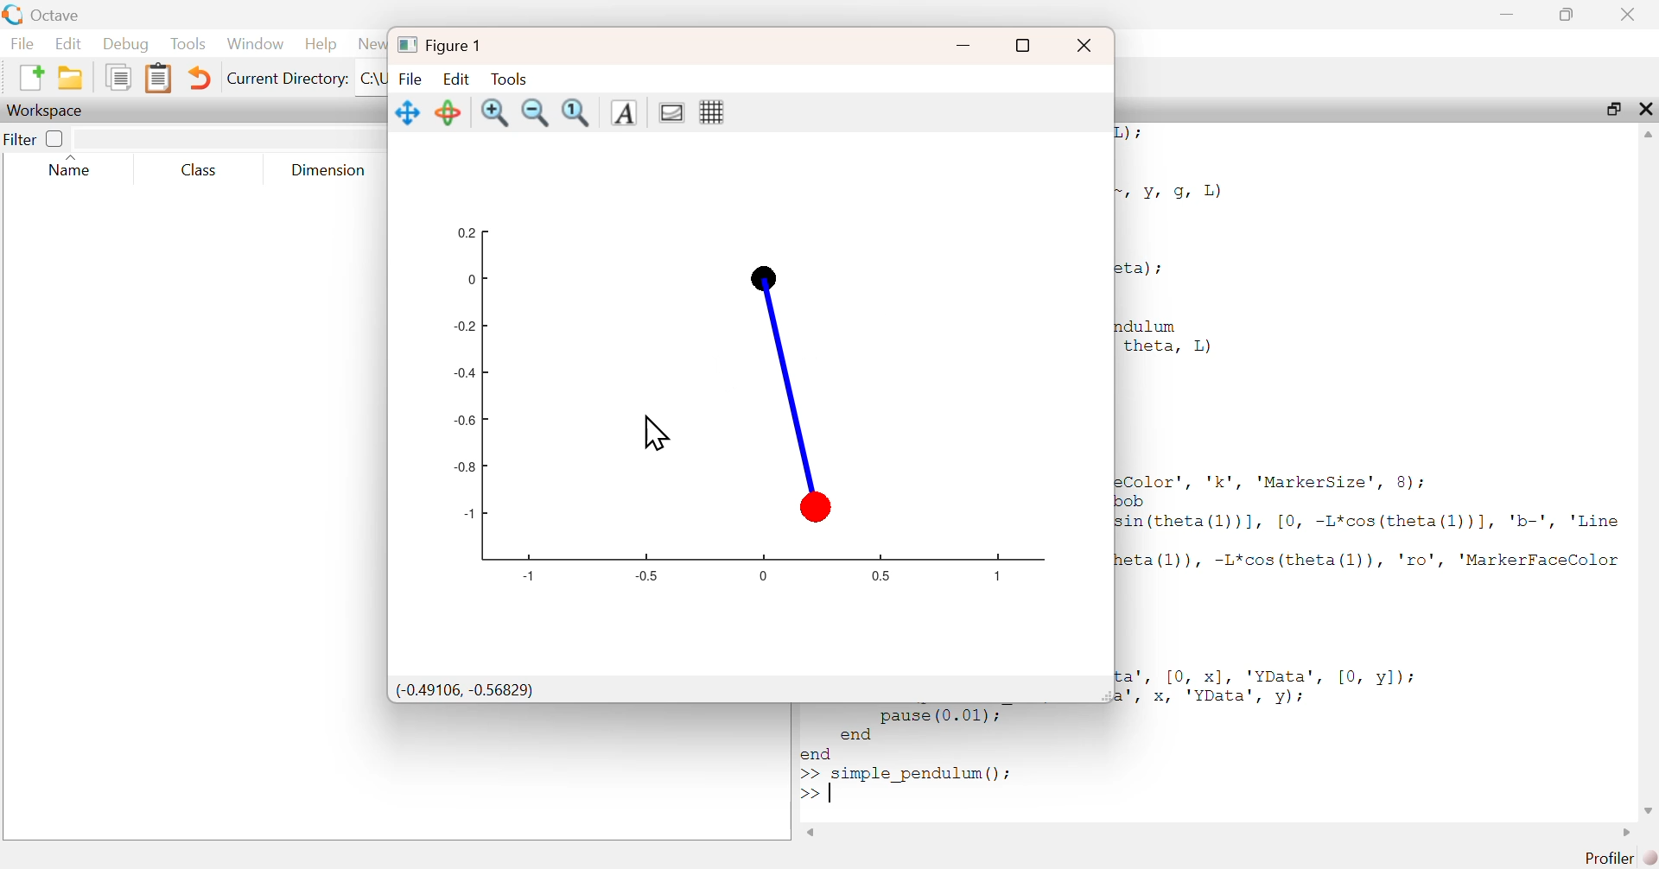  I want to click on Profiler, so click(1622, 859).